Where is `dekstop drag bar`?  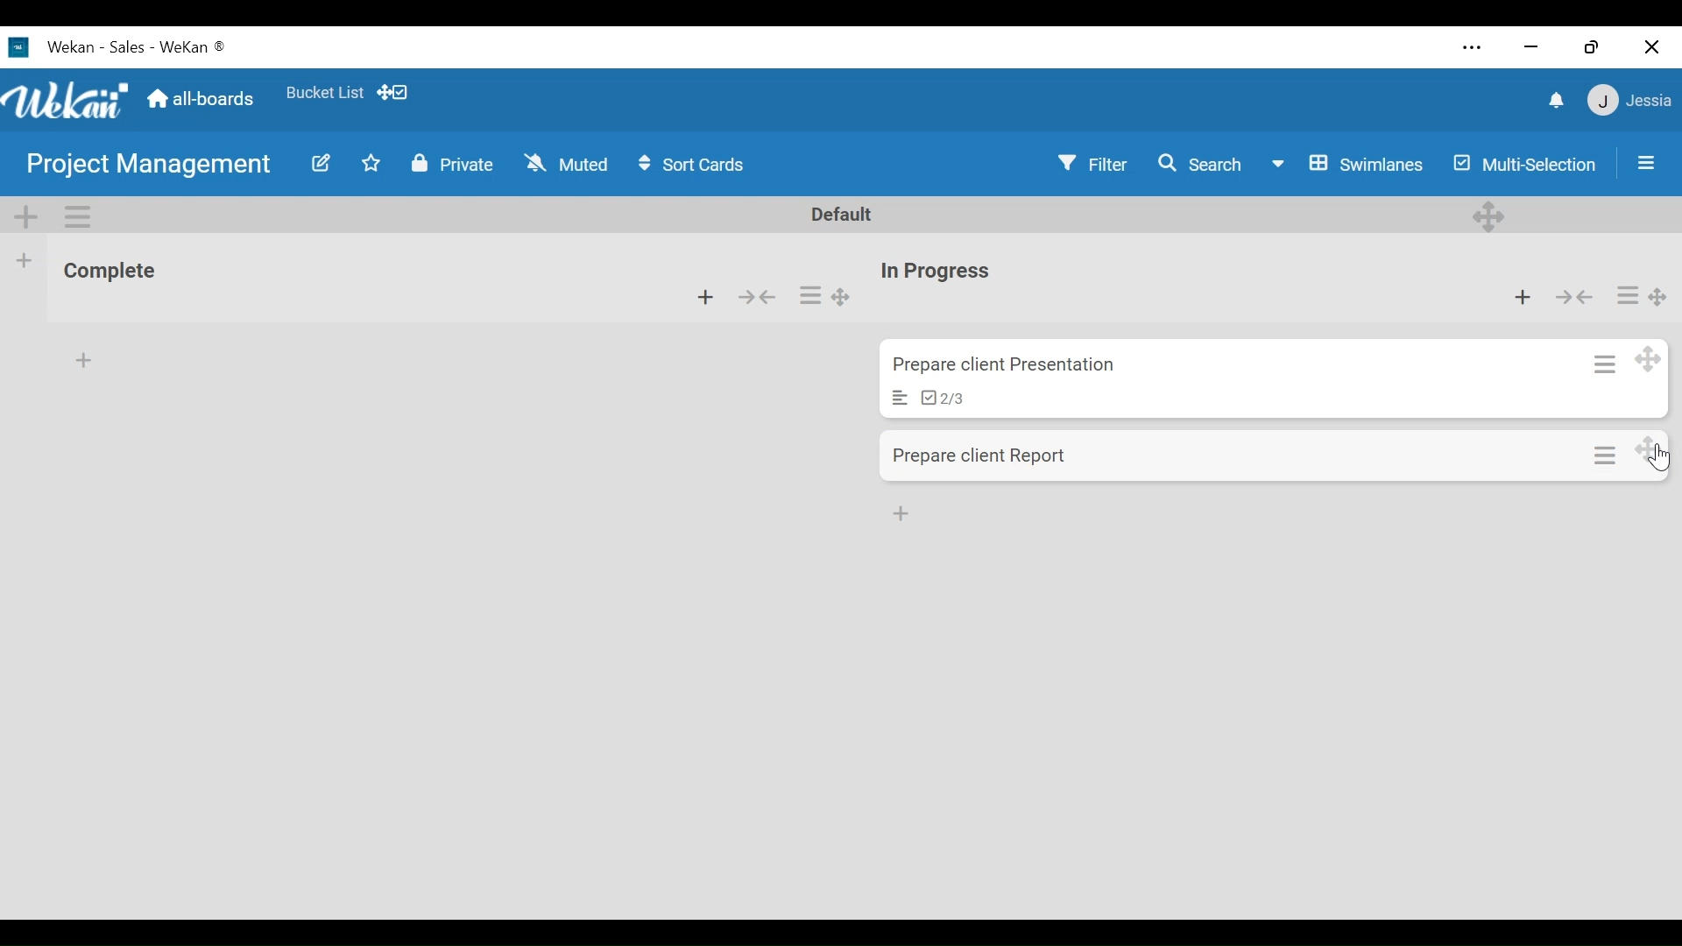
dekstop drag bar is located at coordinates (400, 93).